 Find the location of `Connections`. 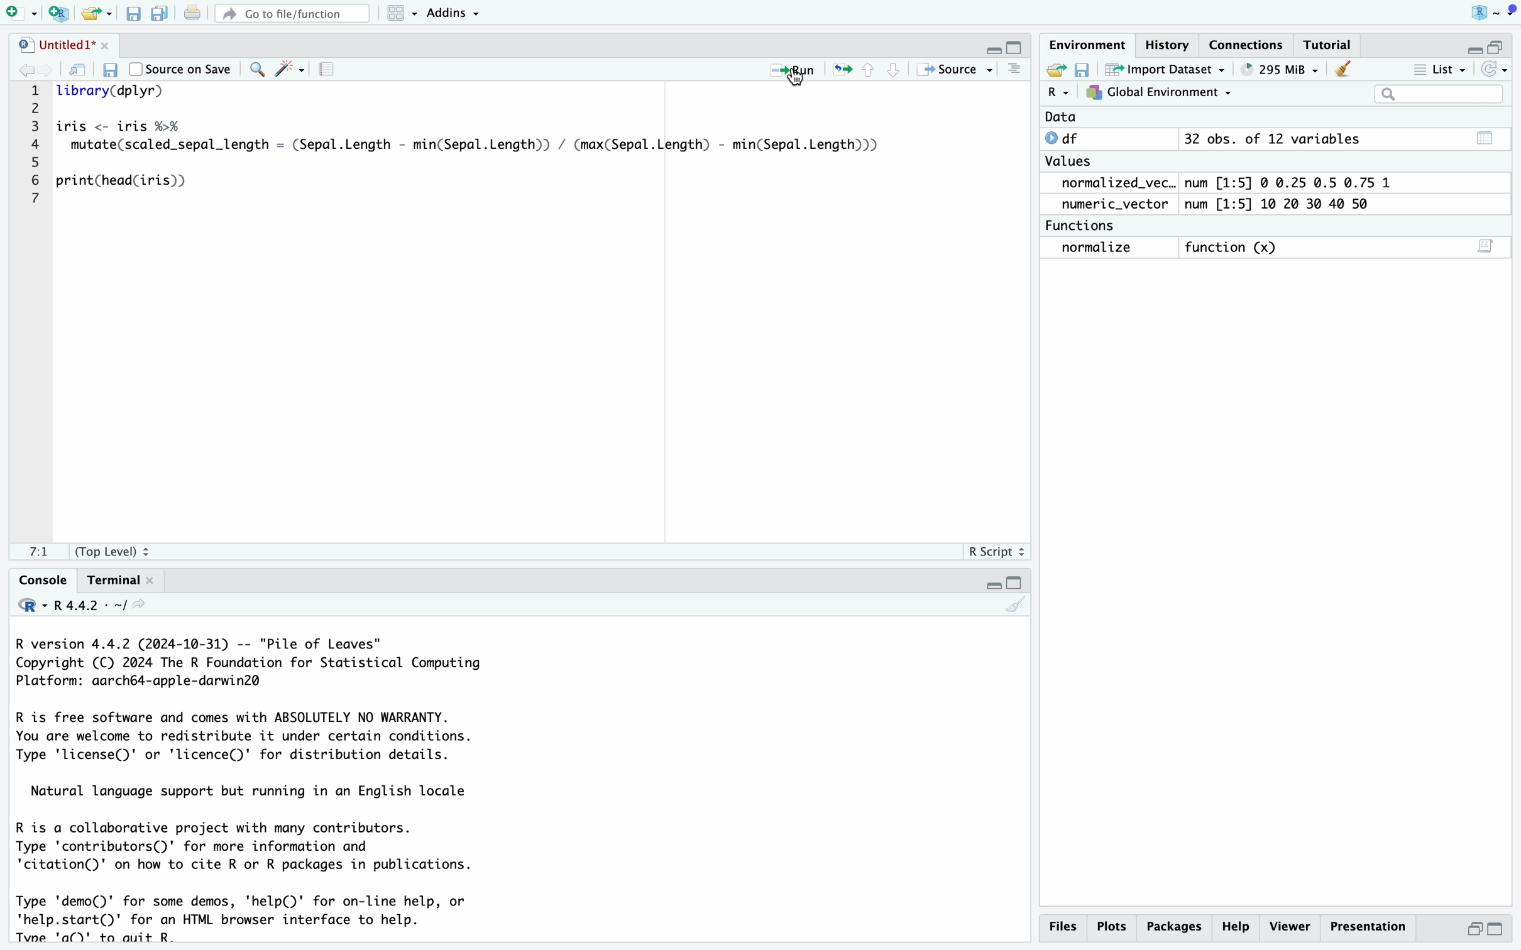

Connections is located at coordinates (1247, 45).